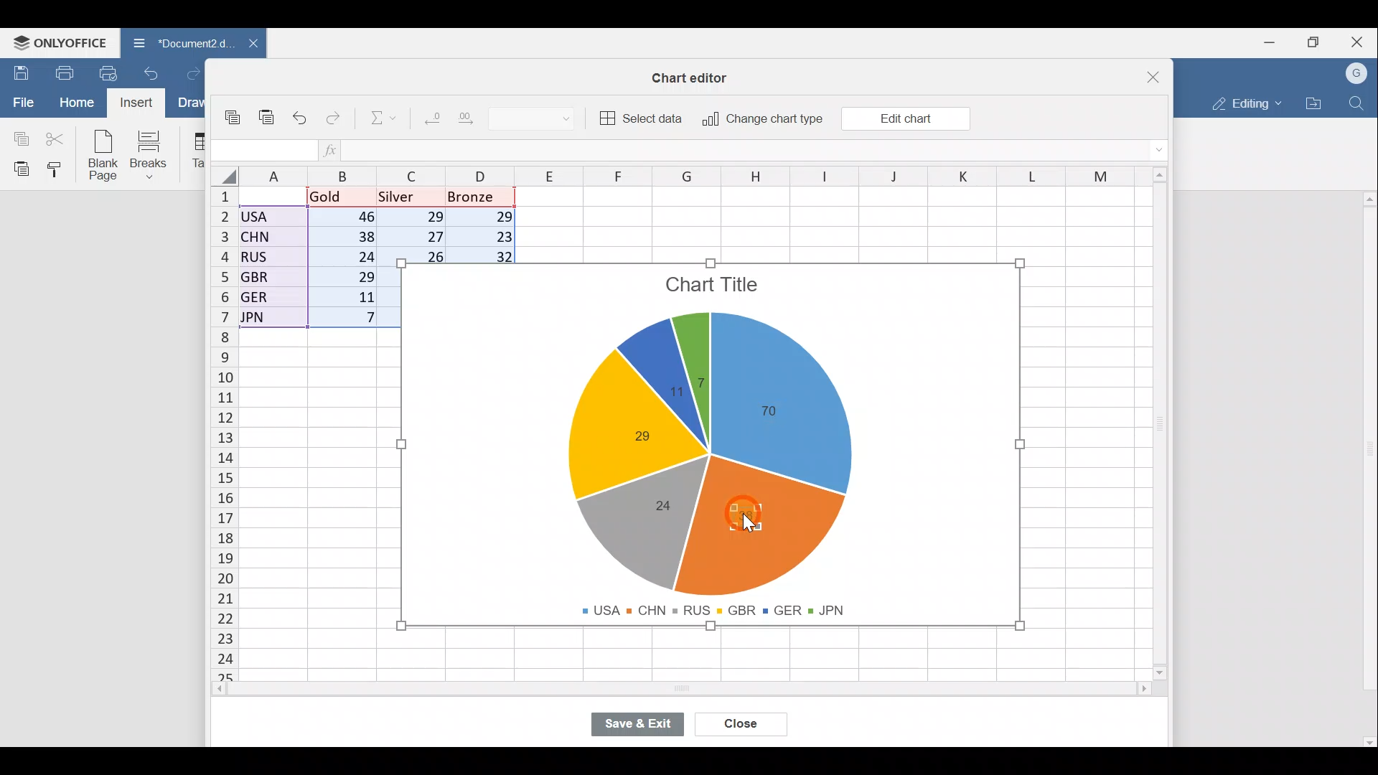 The height and width of the screenshot is (775, 1378). What do you see at coordinates (56, 138) in the screenshot?
I see `Cut` at bounding box center [56, 138].